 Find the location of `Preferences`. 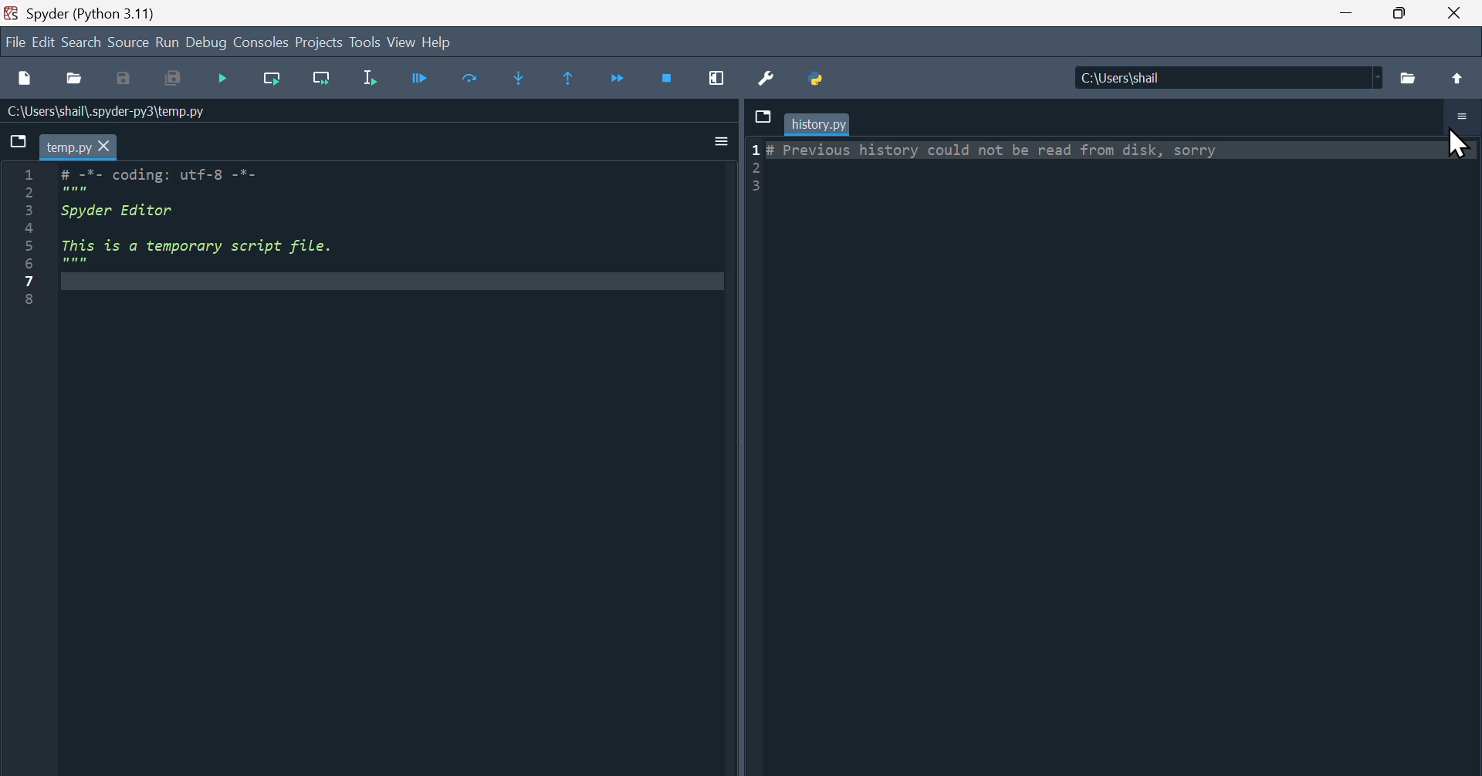

Preferences is located at coordinates (766, 80).